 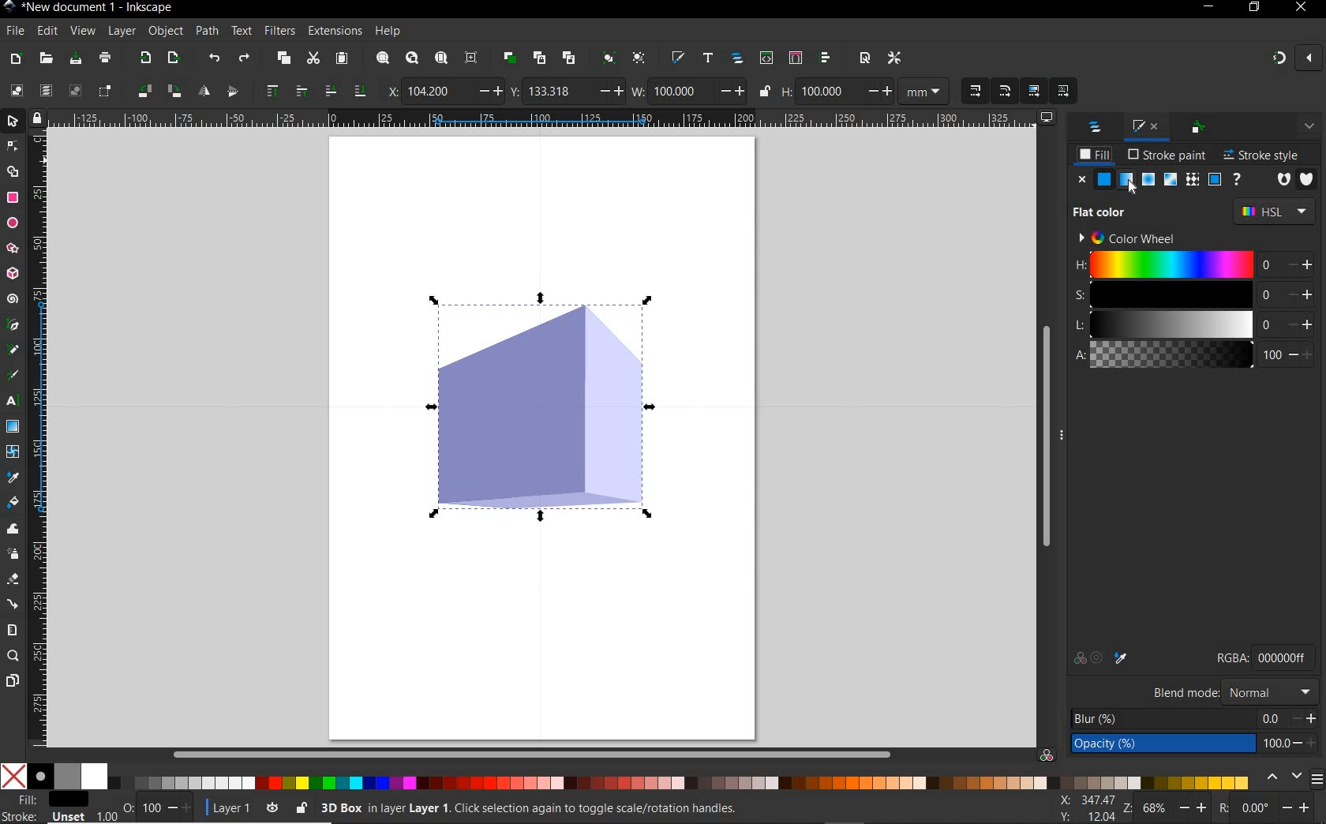 What do you see at coordinates (127, 804) in the screenshot?
I see `OPACITY` at bounding box center [127, 804].